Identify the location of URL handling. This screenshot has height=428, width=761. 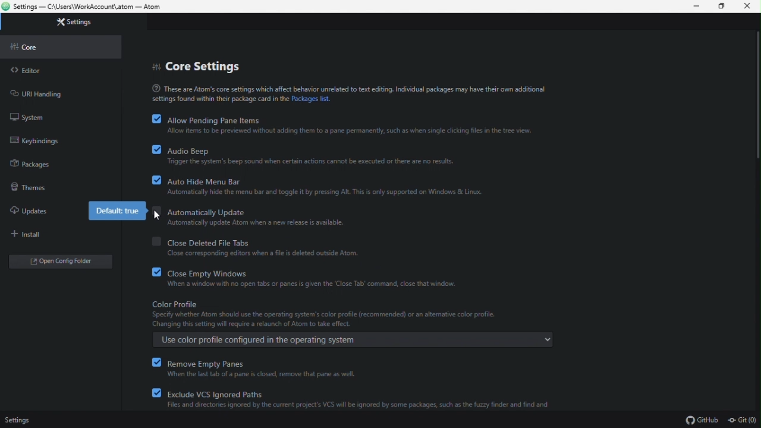
(37, 93).